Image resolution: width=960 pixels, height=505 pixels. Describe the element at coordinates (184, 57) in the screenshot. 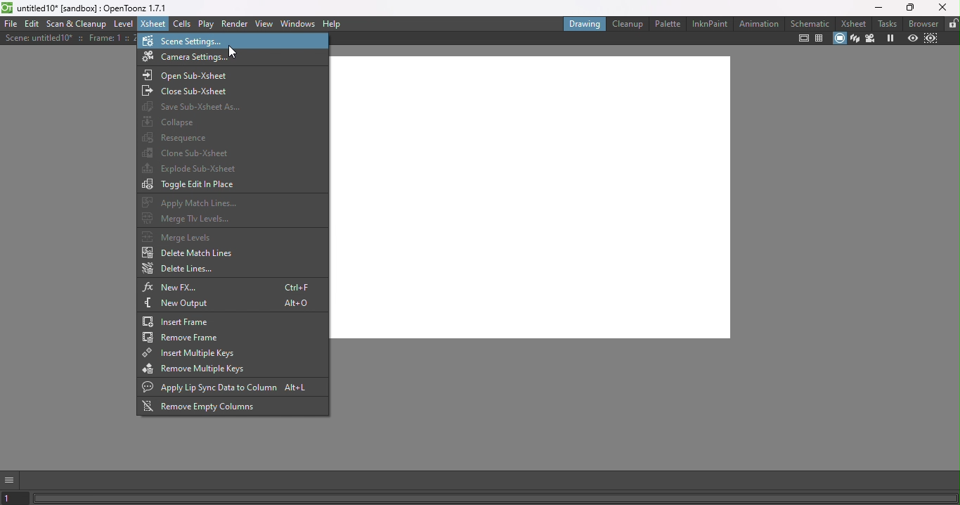

I see `Camera settings` at that location.